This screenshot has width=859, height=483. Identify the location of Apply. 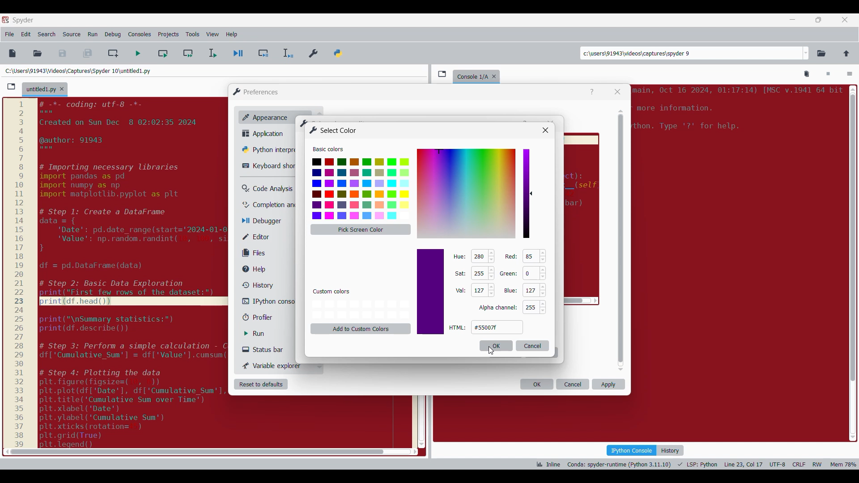
(608, 384).